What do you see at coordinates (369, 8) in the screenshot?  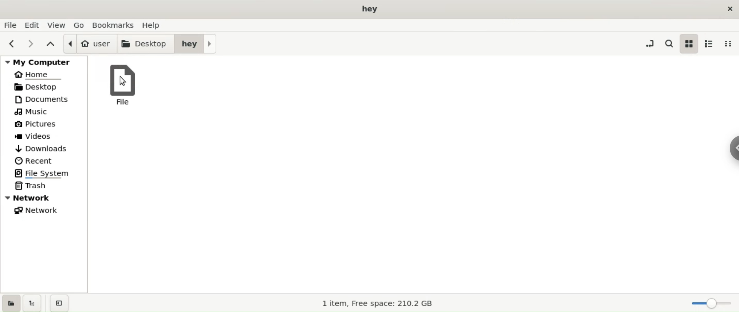 I see `title` at bounding box center [369, 8].